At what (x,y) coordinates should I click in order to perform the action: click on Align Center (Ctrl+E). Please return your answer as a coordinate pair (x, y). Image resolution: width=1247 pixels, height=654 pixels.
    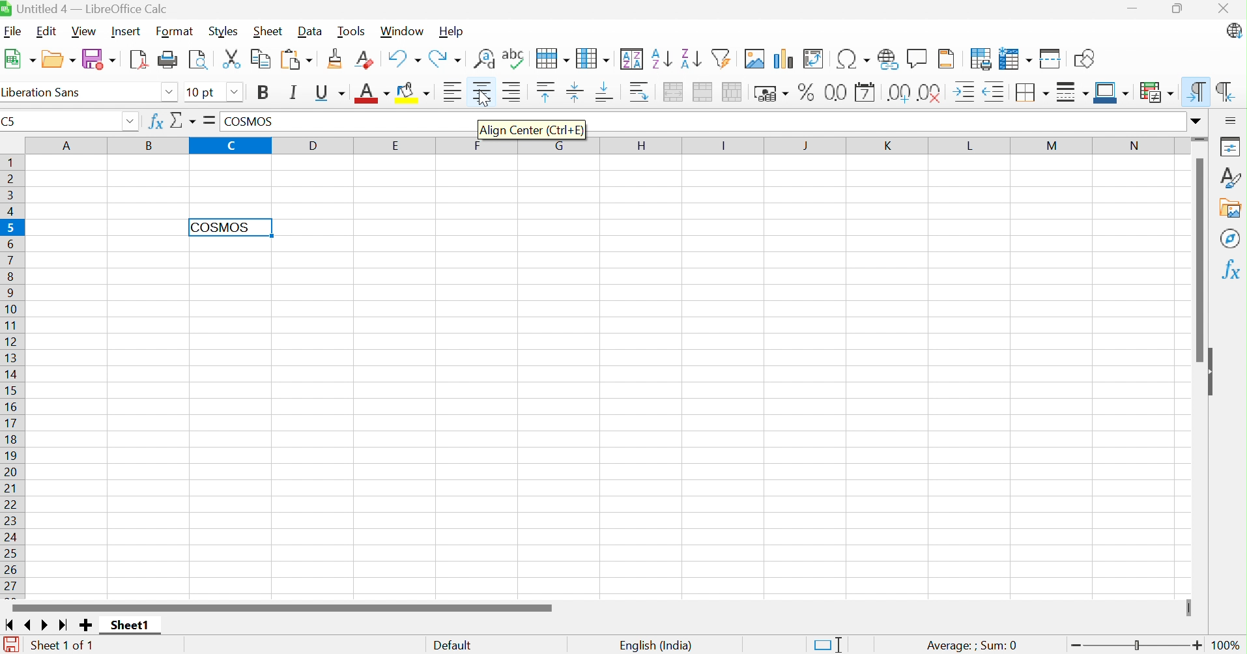
    Looking at the image, I should click on (532, 128).